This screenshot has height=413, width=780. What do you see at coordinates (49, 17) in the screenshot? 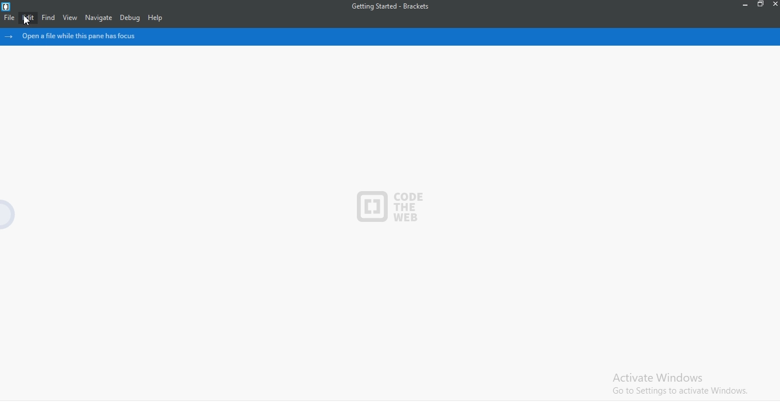
I see `find` at bounding box center [49, 17].